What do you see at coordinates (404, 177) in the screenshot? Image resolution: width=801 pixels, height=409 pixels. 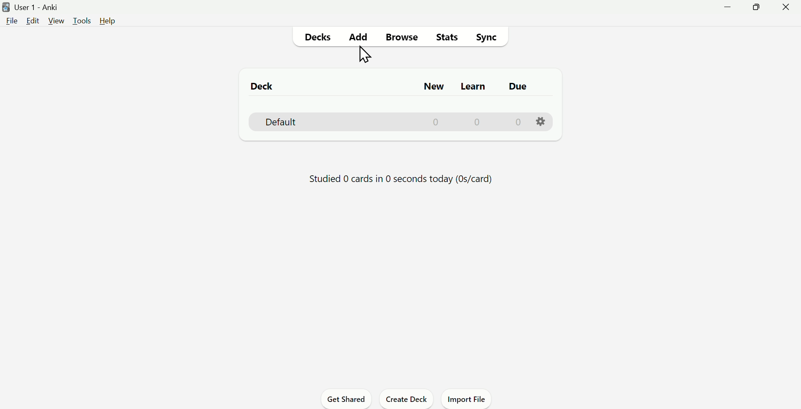 I see `Studied 0 cards in 0 seconds today (0s/card)` at bounding box center [404, 177].